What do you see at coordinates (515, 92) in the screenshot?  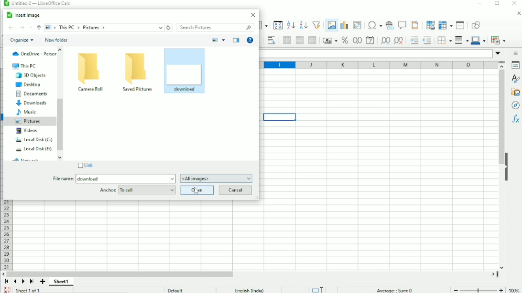 I see `Gallery` at bounding box center [515, 92].